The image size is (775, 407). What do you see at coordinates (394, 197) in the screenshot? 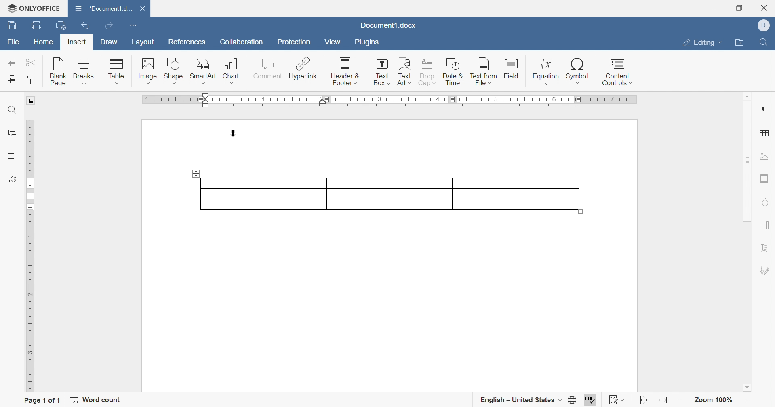
I see `3 × 3 table` at bounding box center [394, 197].